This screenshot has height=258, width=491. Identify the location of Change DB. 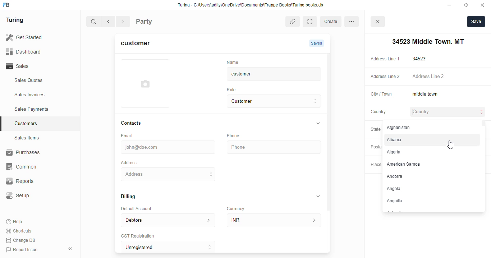
(22, 240).